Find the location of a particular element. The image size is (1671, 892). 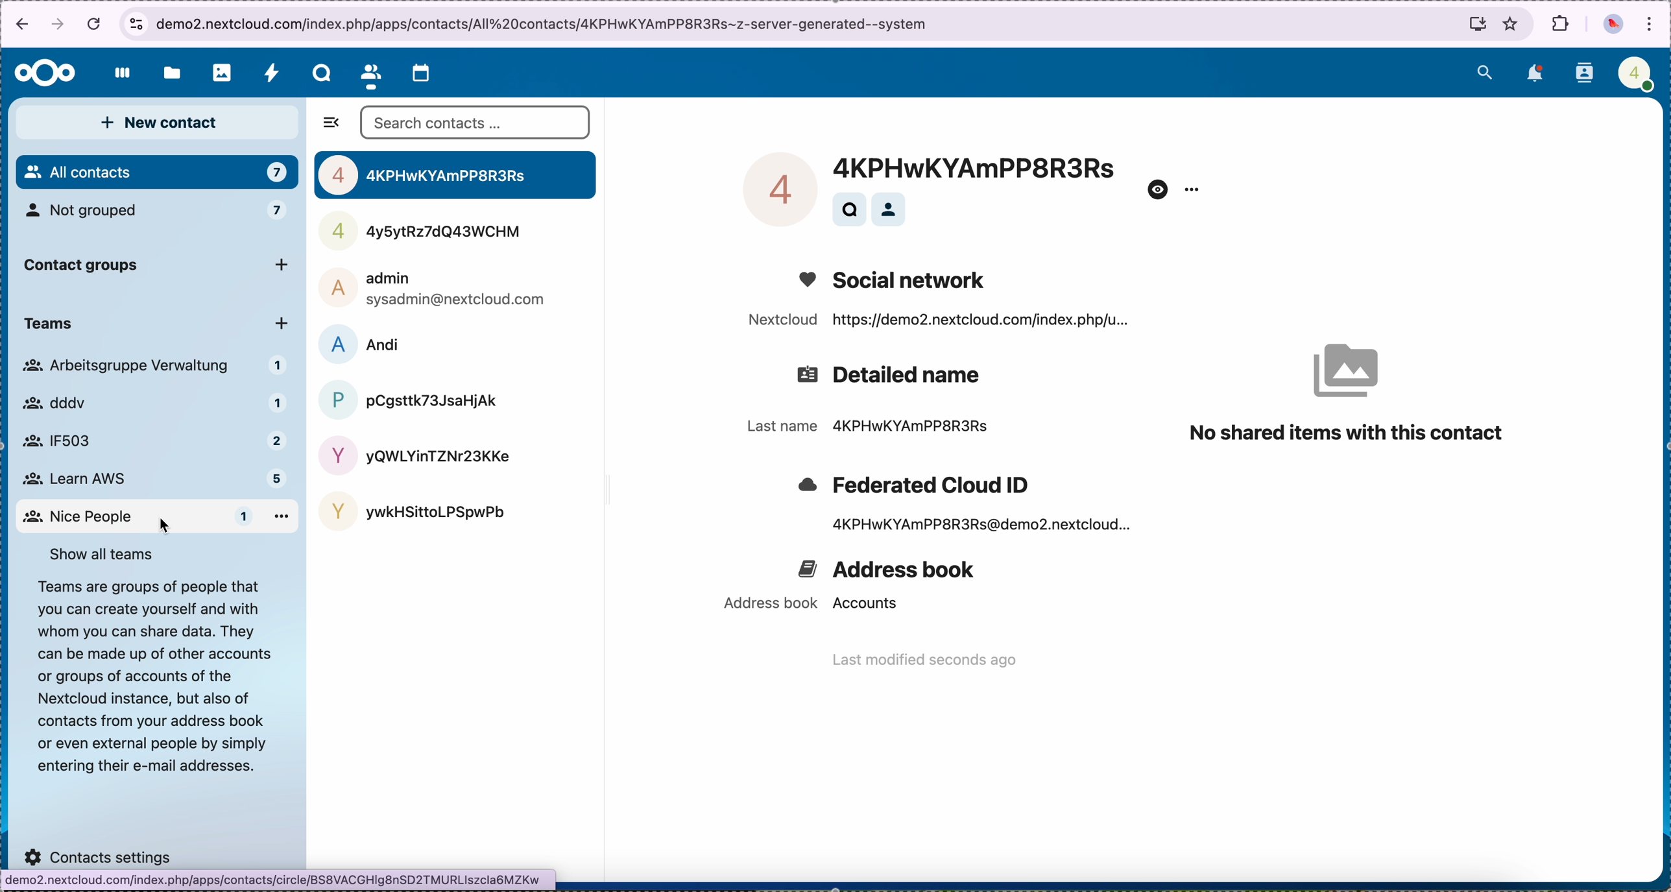

address book is located at coordinates (889, 572).